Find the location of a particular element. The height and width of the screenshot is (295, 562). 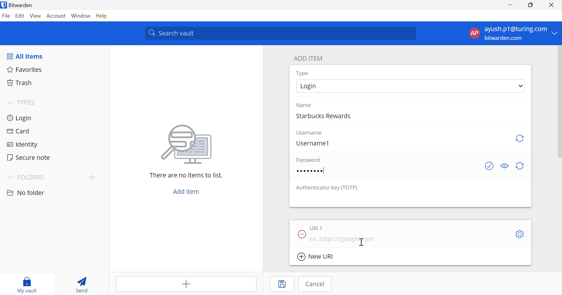

Type is located at coordinates (303, 73).